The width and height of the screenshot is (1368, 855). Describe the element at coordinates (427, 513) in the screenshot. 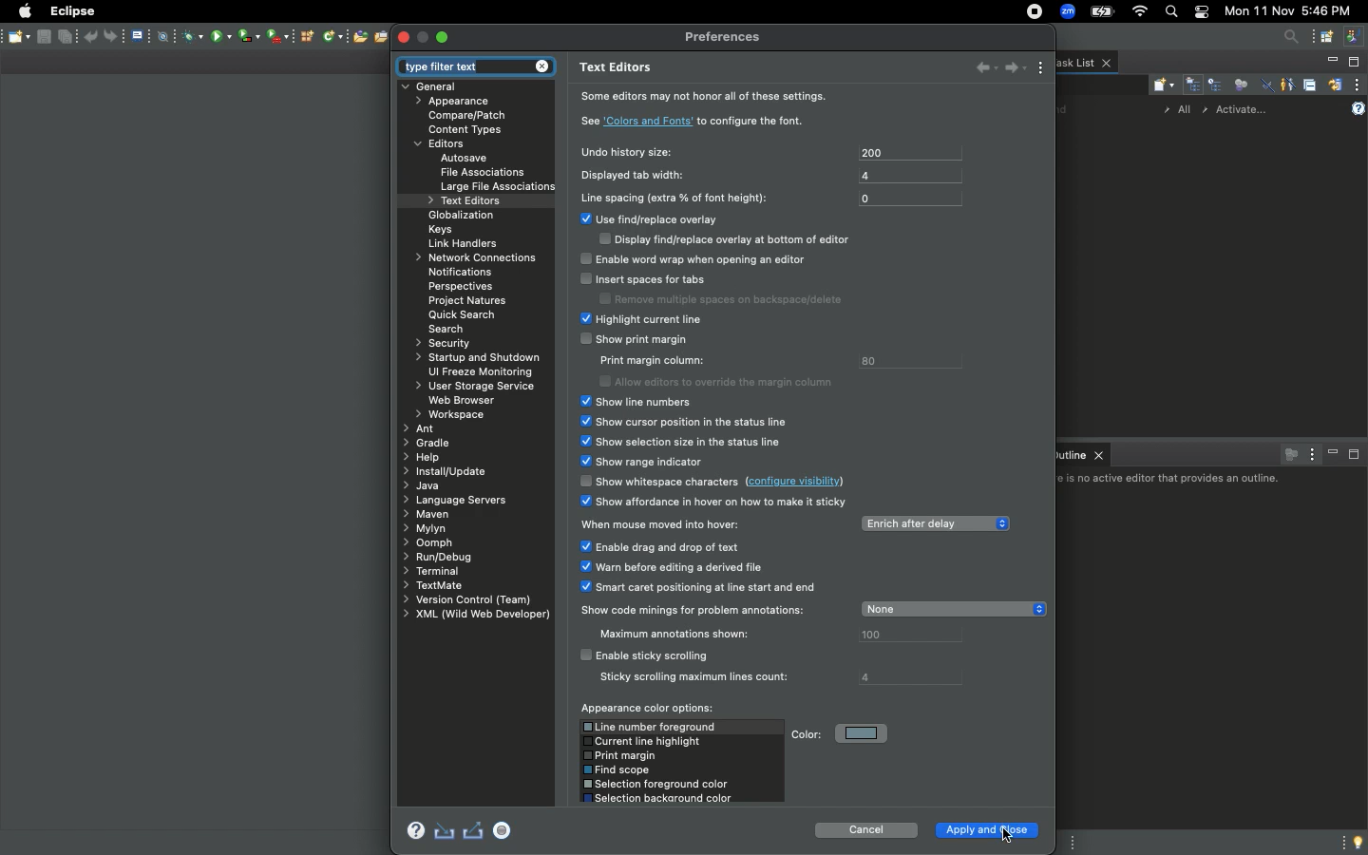

I see `Maven` at that location.